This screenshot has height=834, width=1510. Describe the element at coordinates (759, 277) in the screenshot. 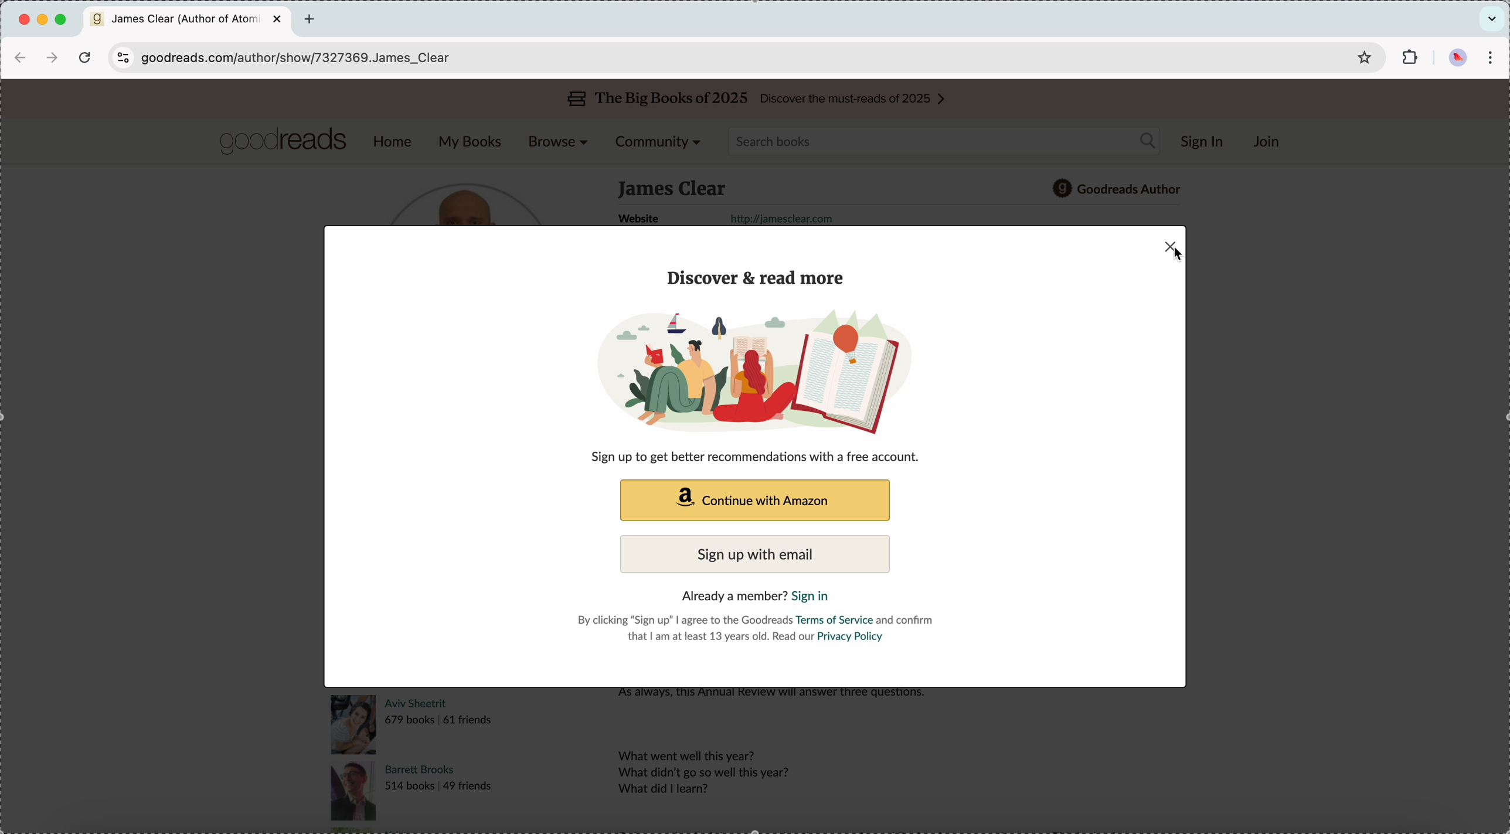

I see `Discover & read more` at that location.